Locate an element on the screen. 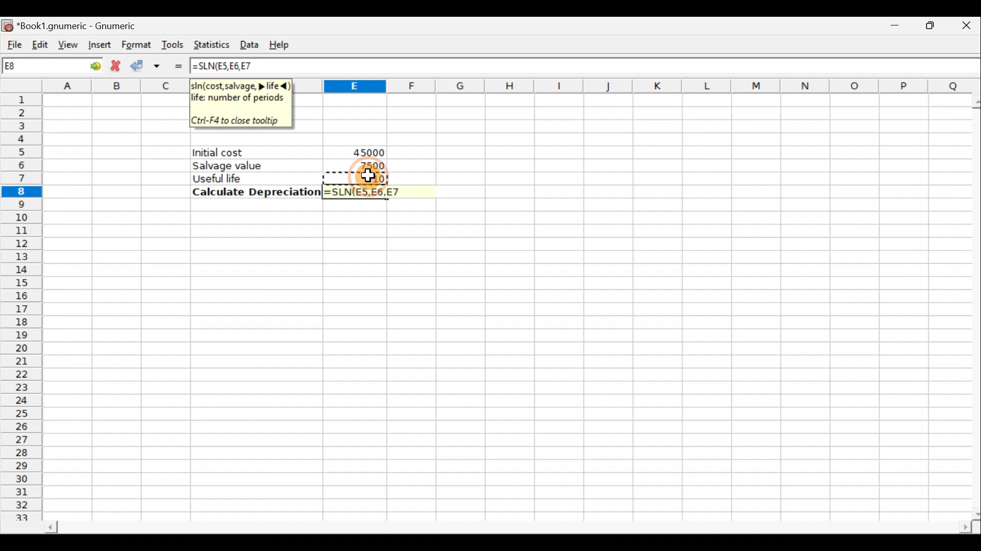 This screenshot has height=551, width=981. Data is located at coordinates (250, 44).